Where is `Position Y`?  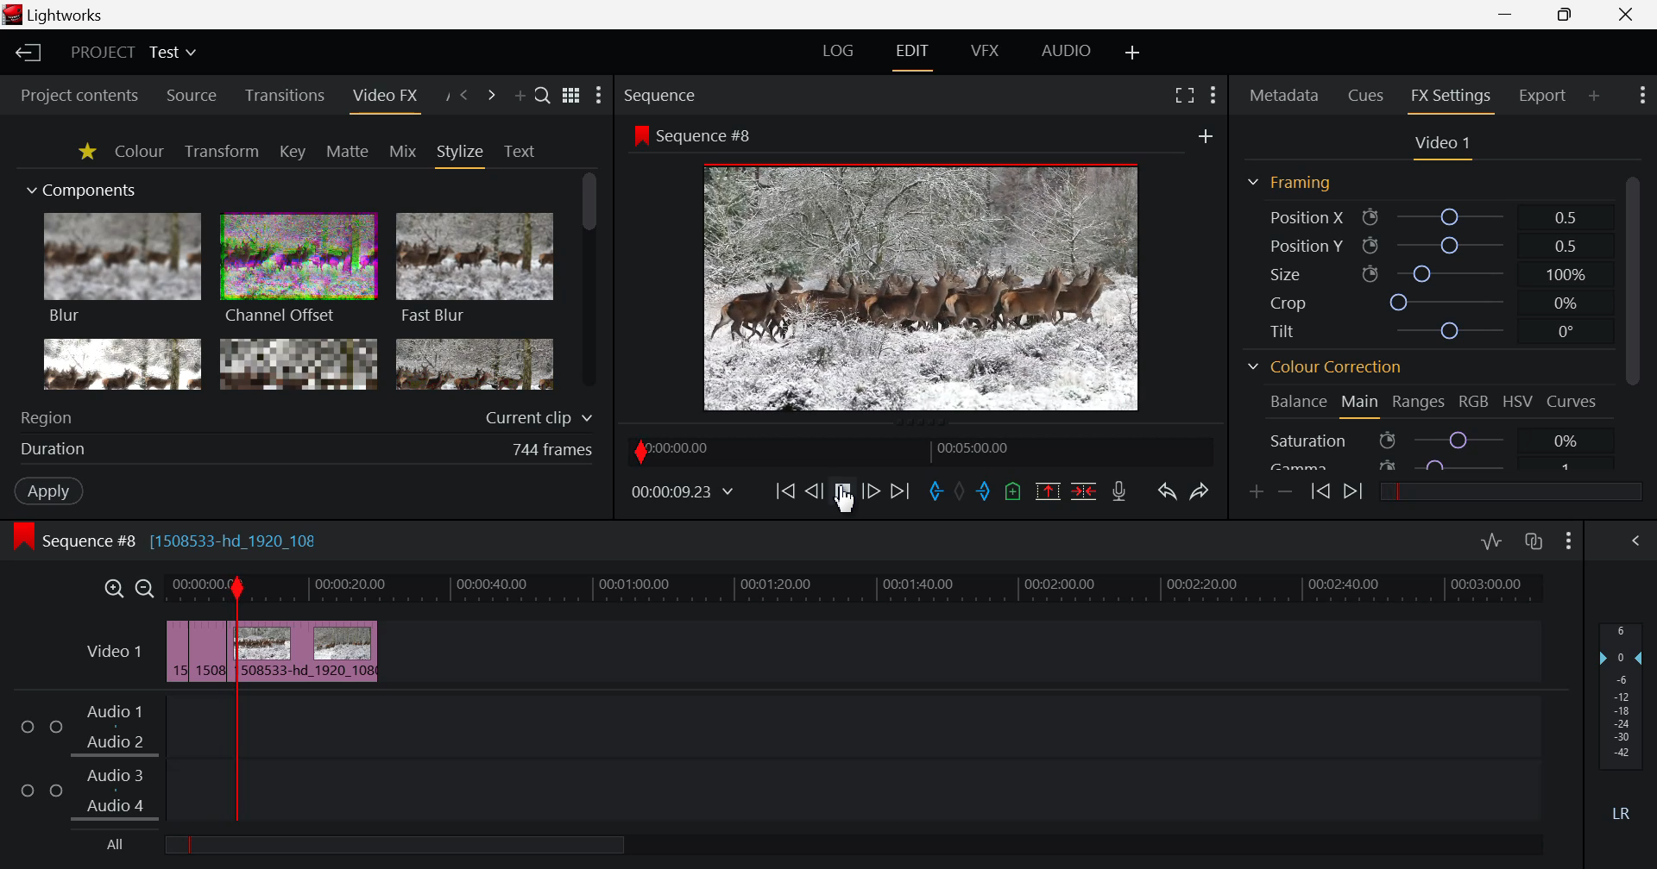 Position Y is located at coordinates (1424, 246).